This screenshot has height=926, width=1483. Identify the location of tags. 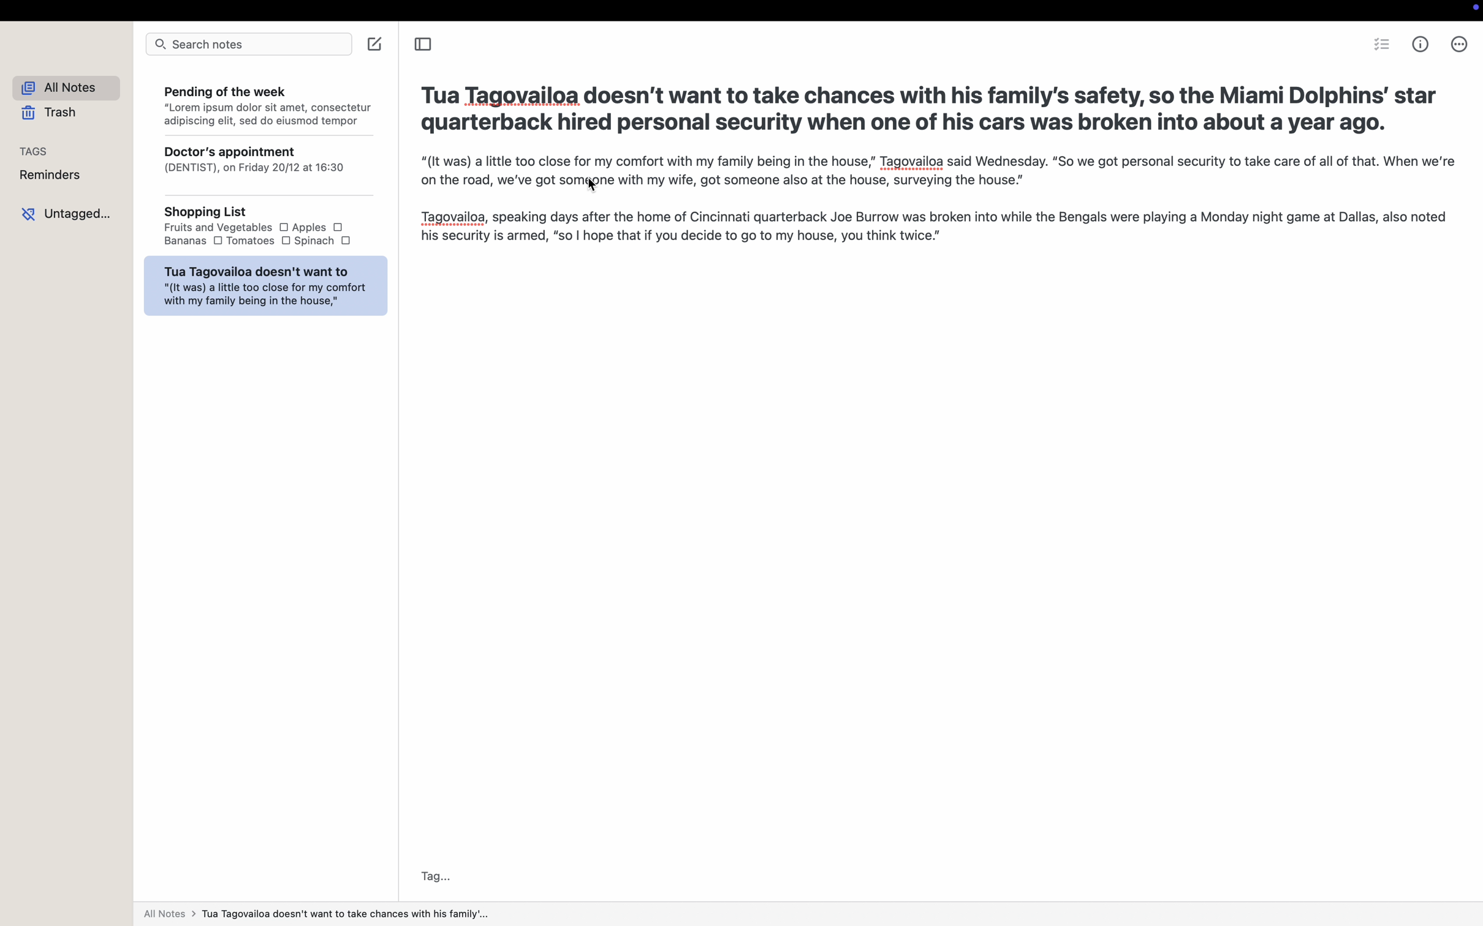
(35, 150).